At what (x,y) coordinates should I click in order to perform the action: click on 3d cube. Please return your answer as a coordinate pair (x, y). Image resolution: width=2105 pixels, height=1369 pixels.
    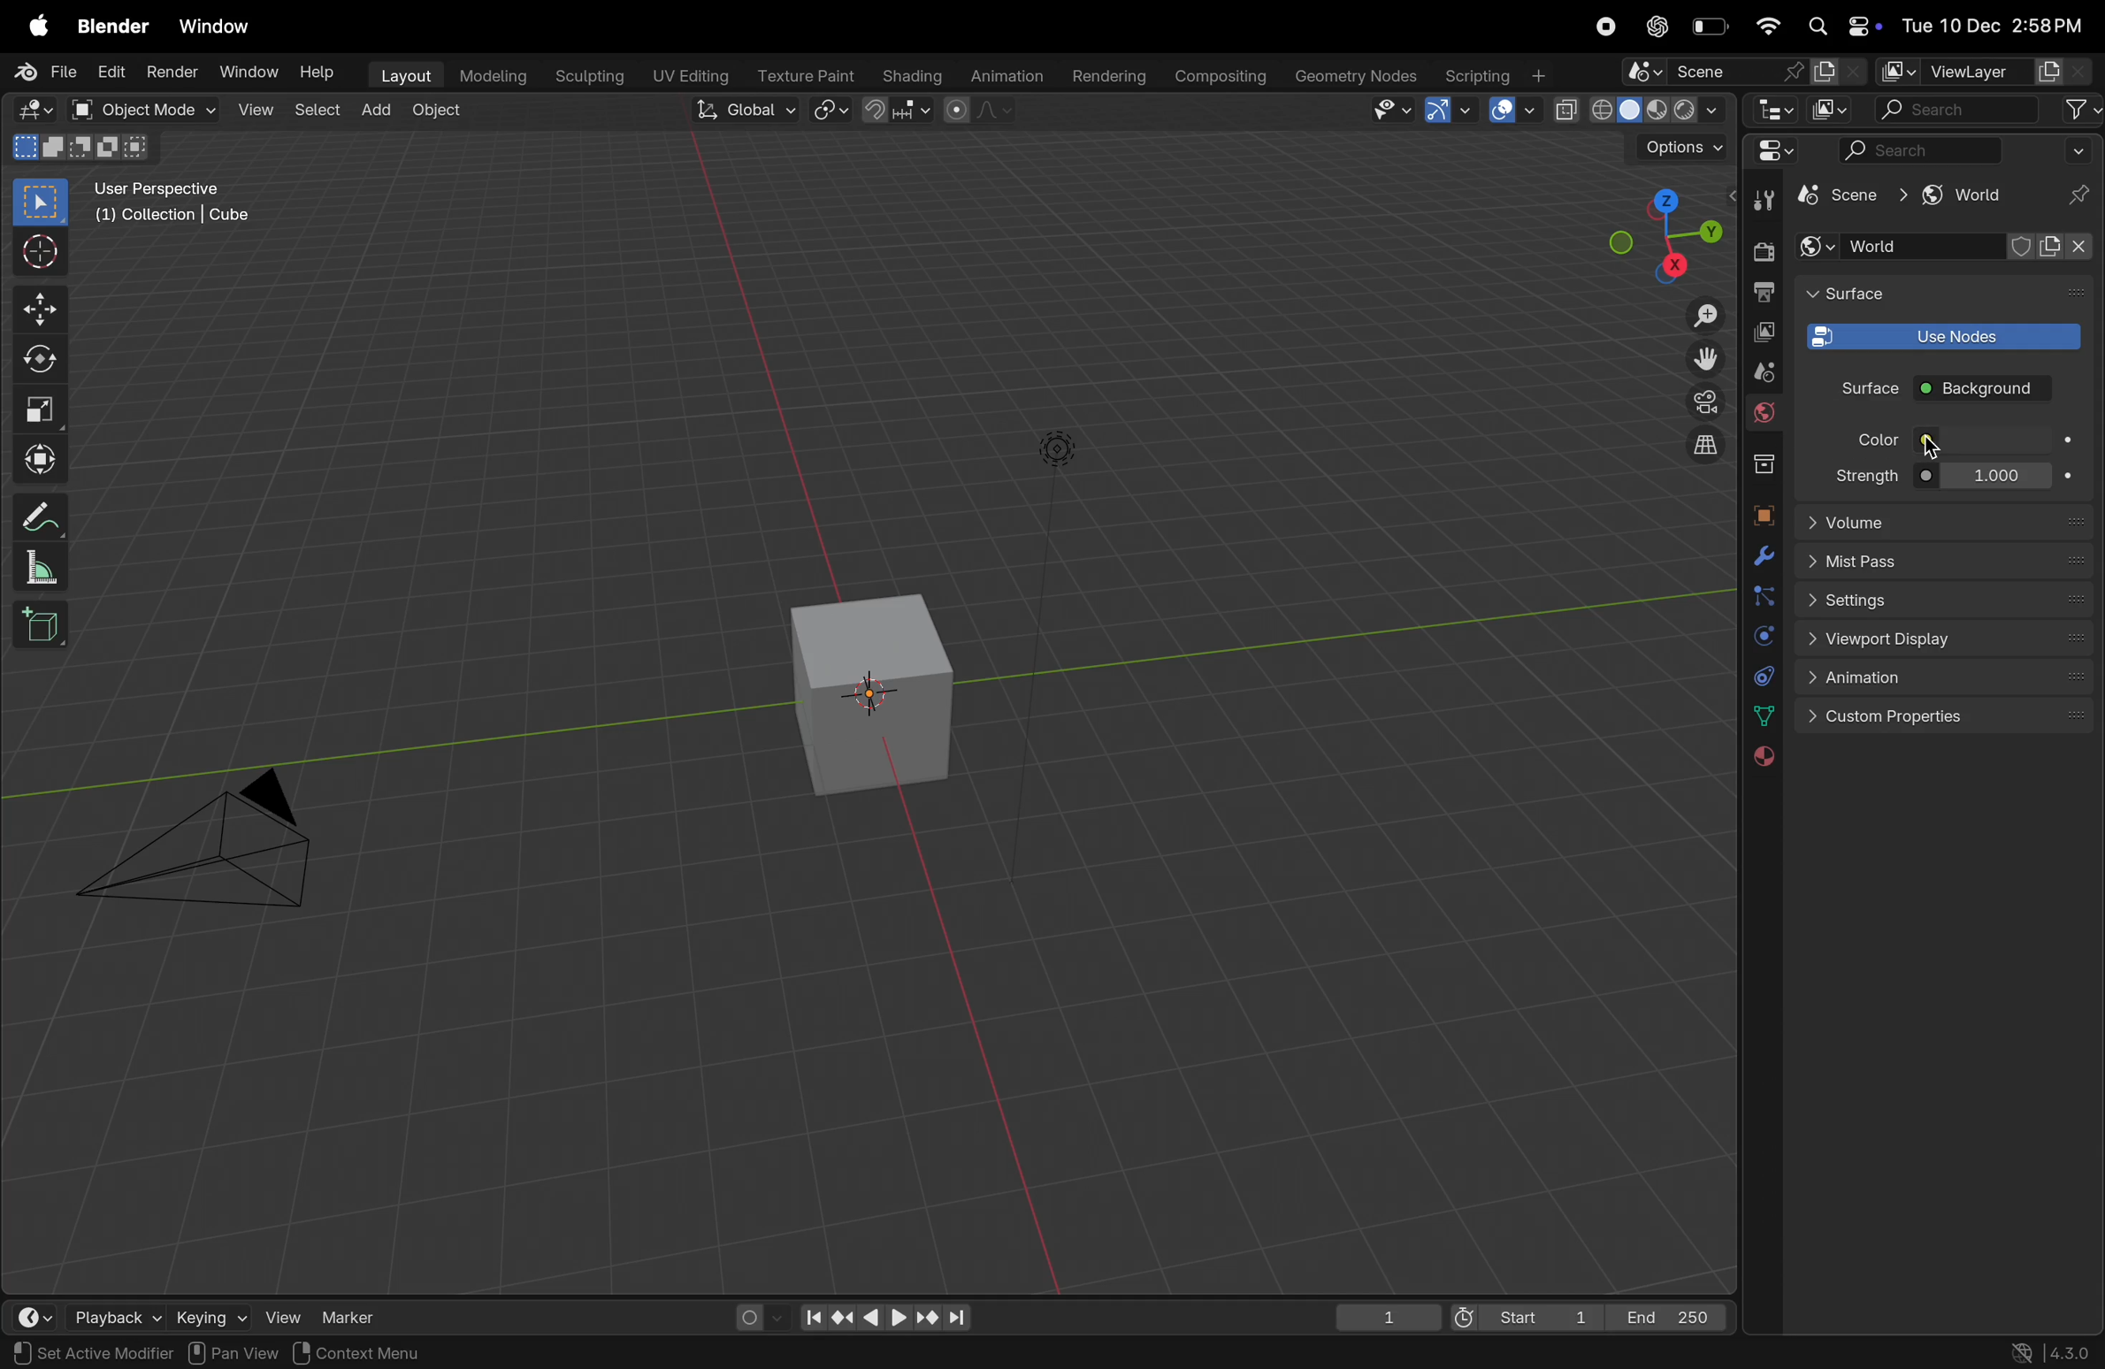
    Looking at the image, I should click on (876, 693).